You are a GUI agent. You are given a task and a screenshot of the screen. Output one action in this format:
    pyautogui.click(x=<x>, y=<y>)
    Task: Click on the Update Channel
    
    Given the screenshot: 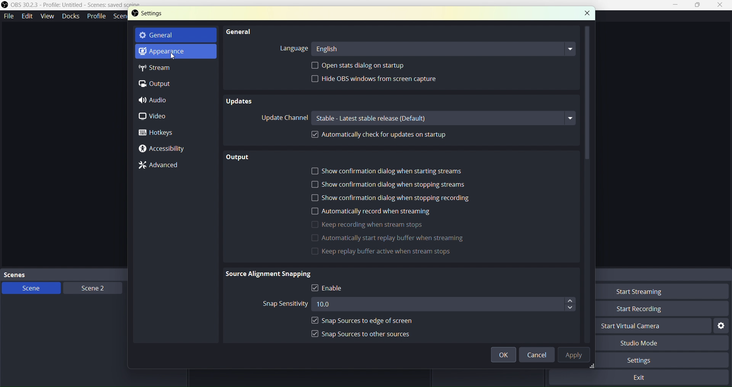 What is the action you would take?
    pyautogui.click(x=417, y=118)
    